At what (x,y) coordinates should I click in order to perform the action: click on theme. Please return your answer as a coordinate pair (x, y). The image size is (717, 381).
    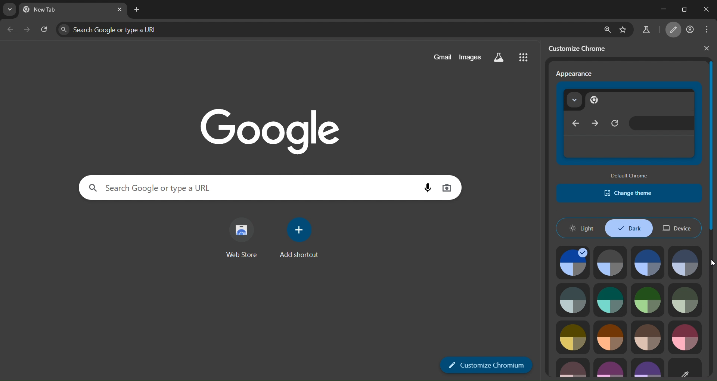
    Looking at the image, I should click on (685, 300).